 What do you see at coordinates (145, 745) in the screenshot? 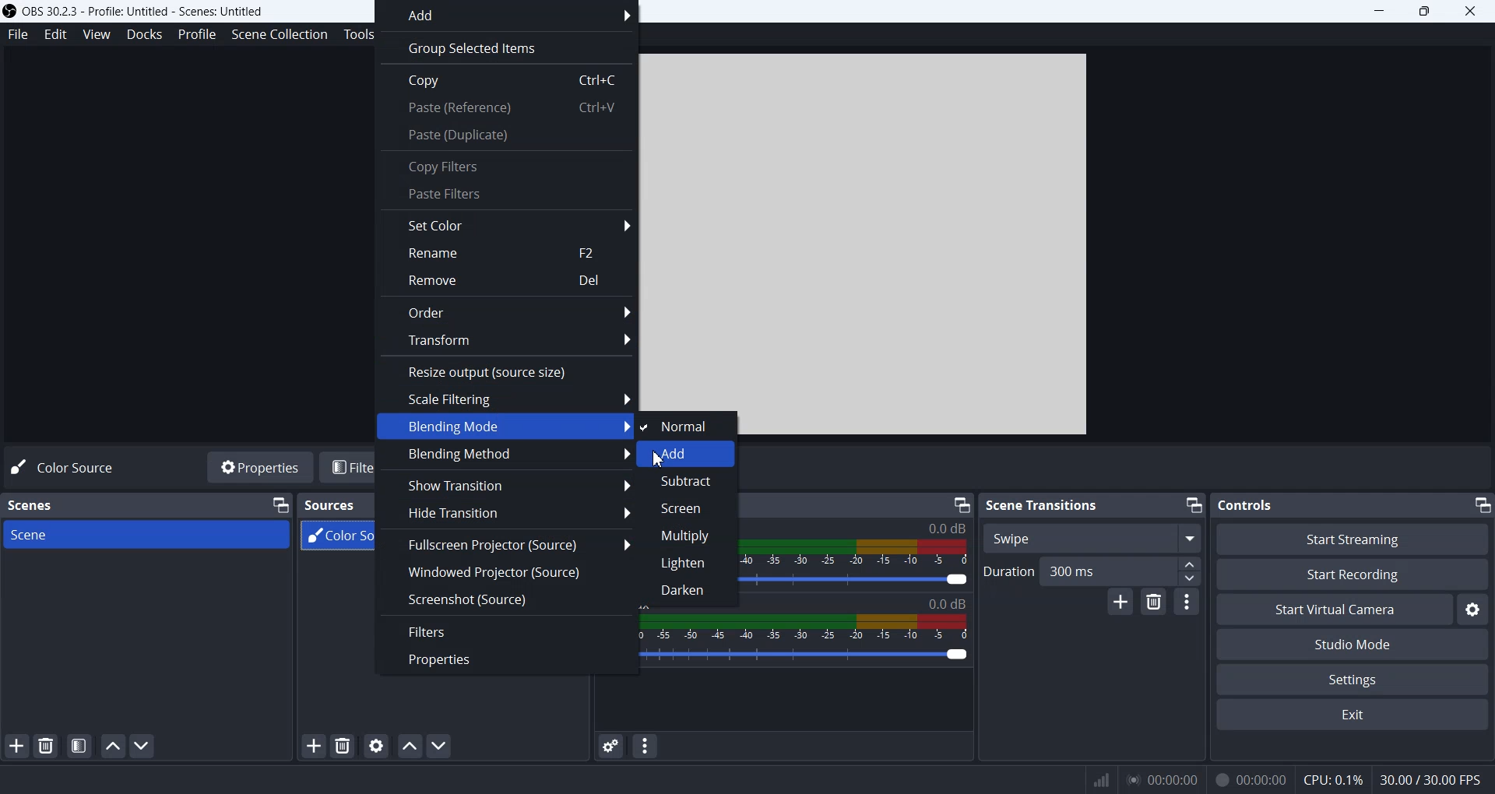
I see `Move Scene Down` at bounding box center [145, 745].